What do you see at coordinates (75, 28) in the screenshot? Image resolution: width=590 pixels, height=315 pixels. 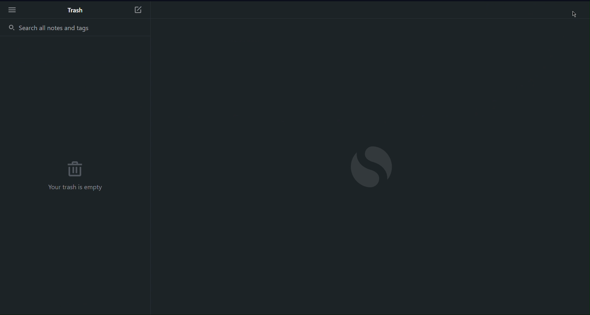 I see `Search all notes and tags` at bounding box center [75, 28].